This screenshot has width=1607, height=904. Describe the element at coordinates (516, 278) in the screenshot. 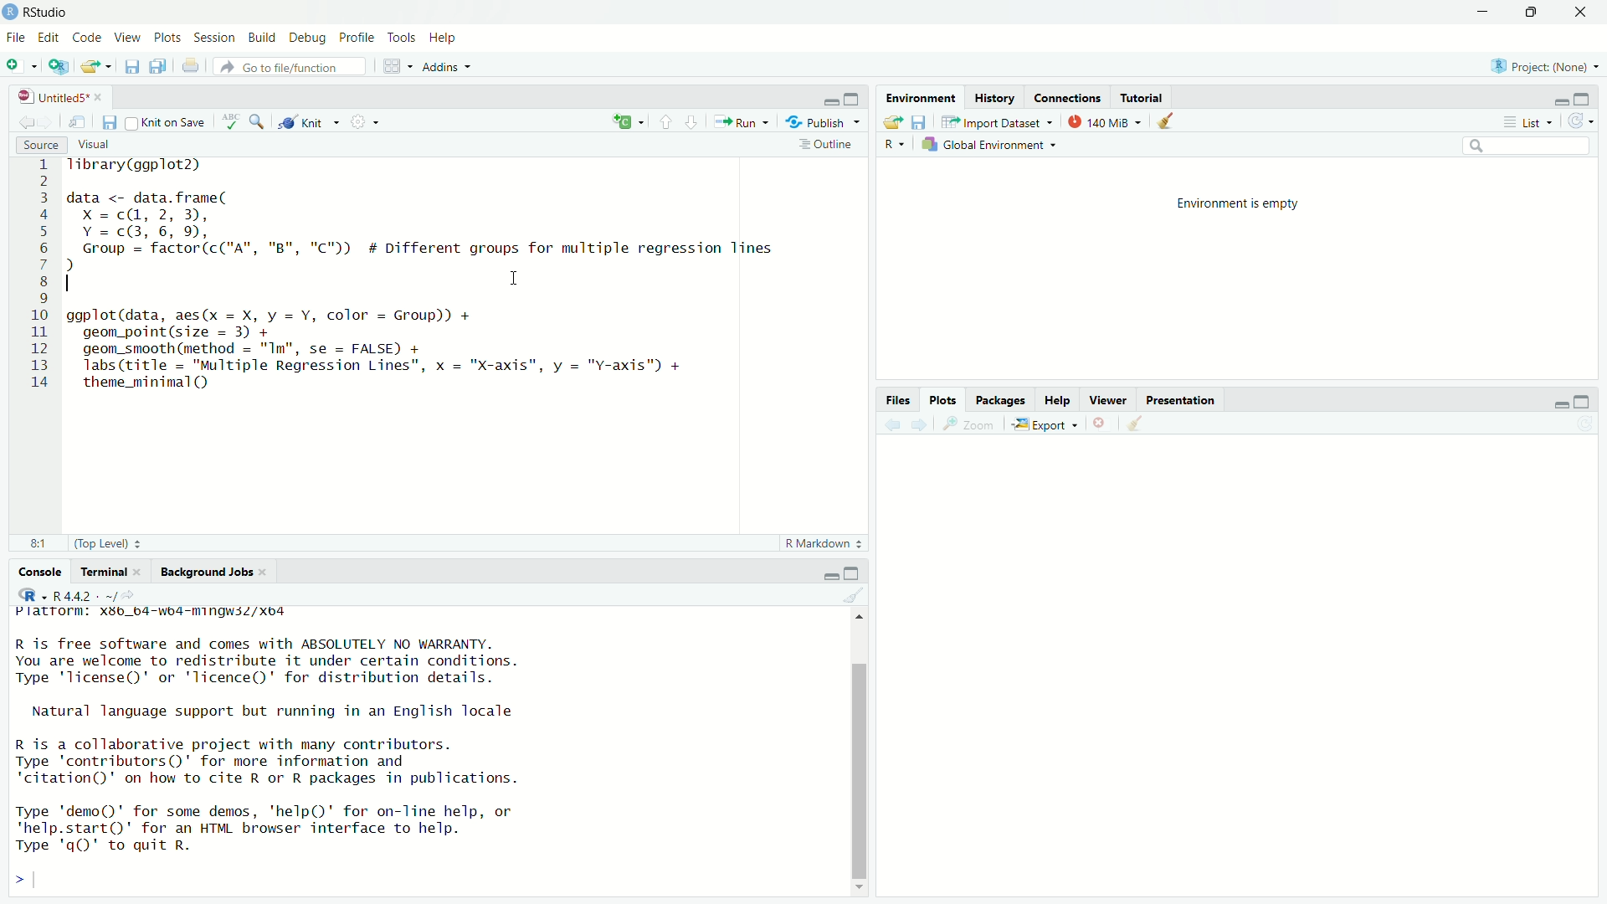

I see `cursor` at that location.